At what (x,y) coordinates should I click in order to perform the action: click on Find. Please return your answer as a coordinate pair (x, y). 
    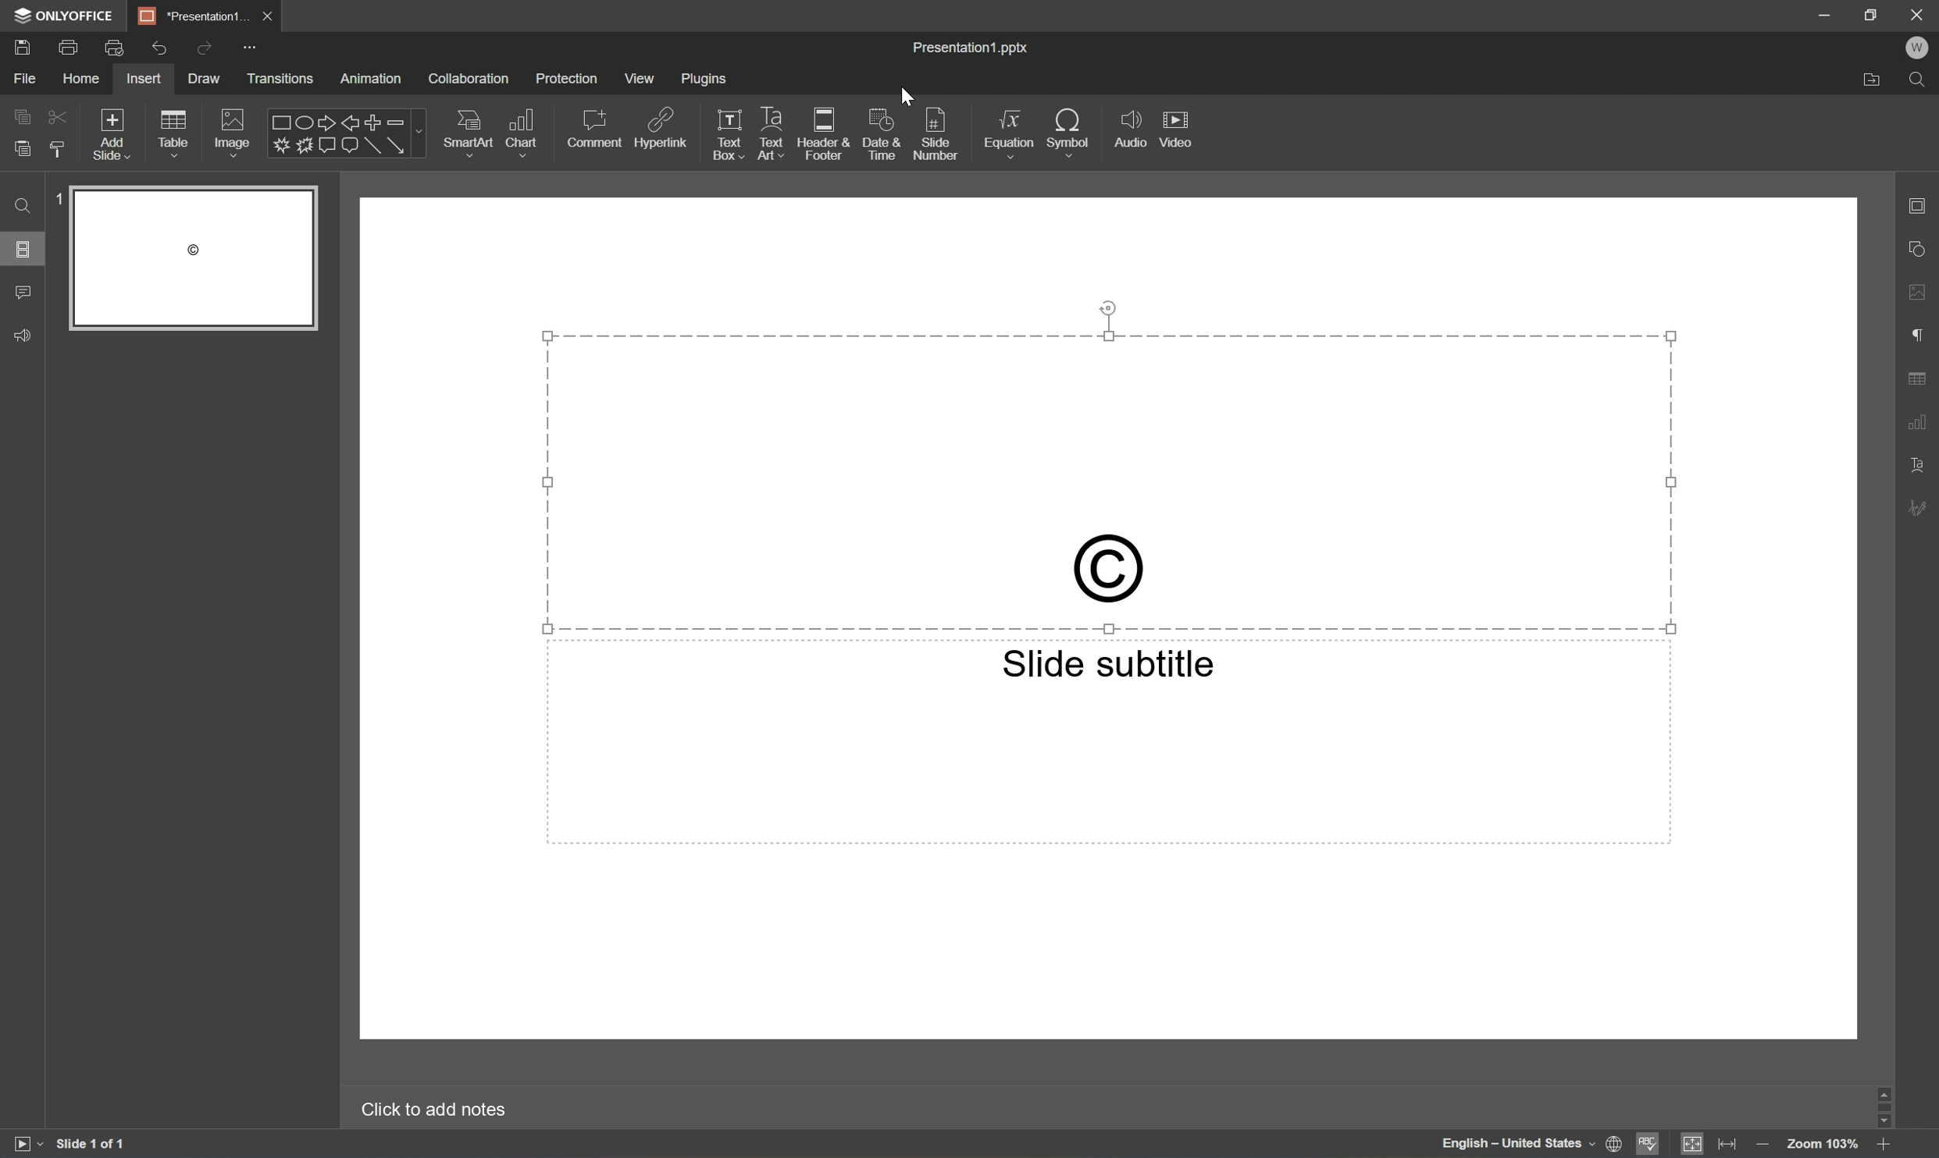
    Looking at the image, I should click on (1922, 80).